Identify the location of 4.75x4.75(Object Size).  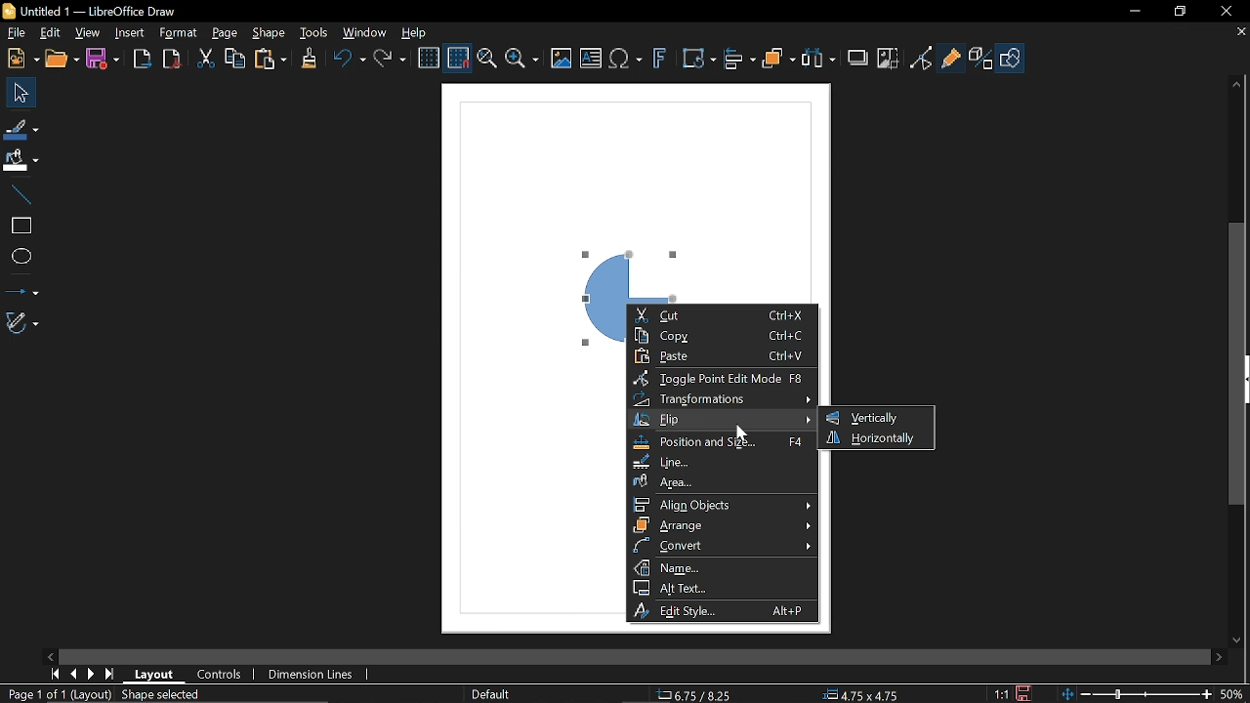
(864, 693).